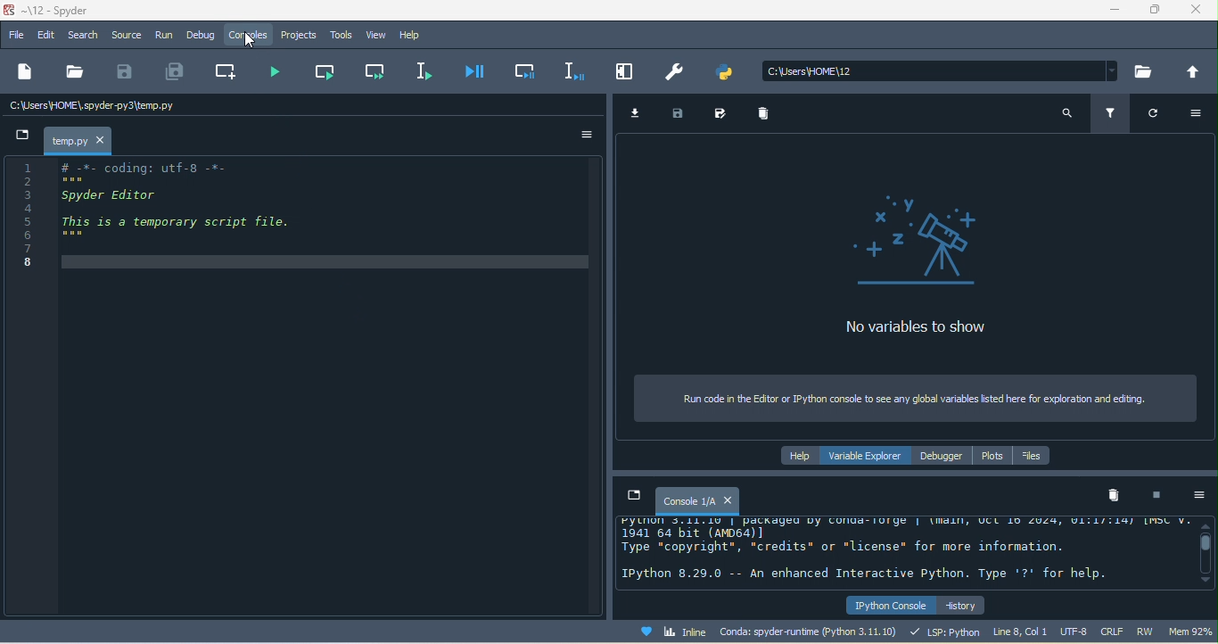  Describe the element at coordinates (723, 114) in the screenshot. I see `save data as` at that location.